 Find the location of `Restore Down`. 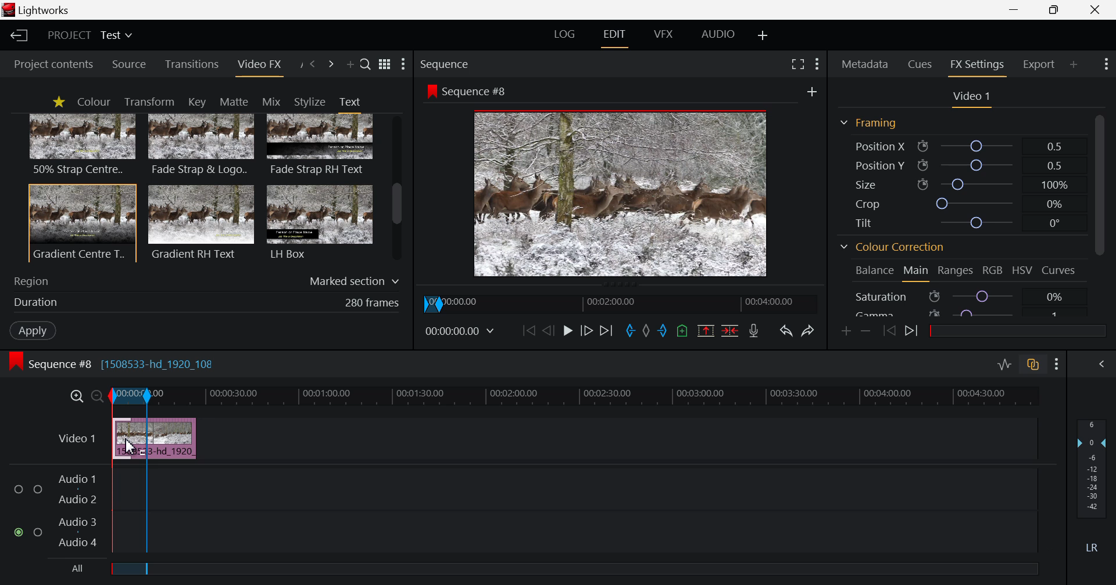

Restore Down is located at coordinates (1016, 10).